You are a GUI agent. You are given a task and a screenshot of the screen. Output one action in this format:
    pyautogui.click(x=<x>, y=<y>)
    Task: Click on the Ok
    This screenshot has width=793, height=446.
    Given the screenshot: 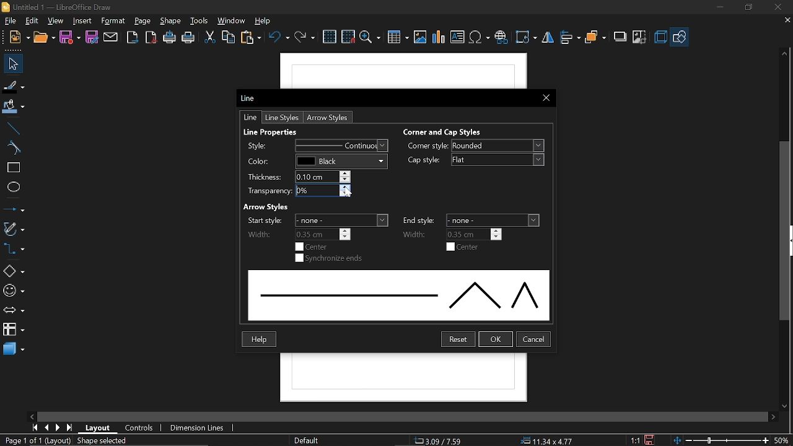 What is the action you would take?
    pyautogui.click(x=496, y=339)
    